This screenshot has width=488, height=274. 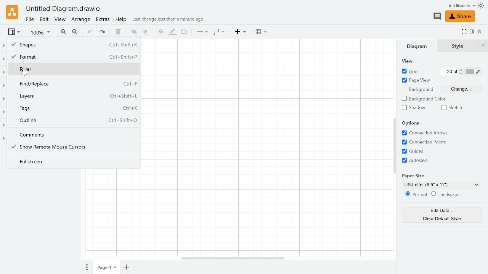 What do you see at coordinates (75, 32) in the screenshot?
I see `Zoom out` at bounding box center [75, 32].